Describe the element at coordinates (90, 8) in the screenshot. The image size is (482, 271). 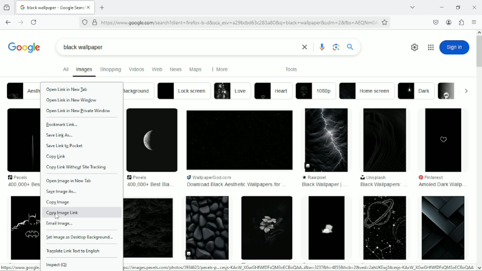
I see `close` at that location.